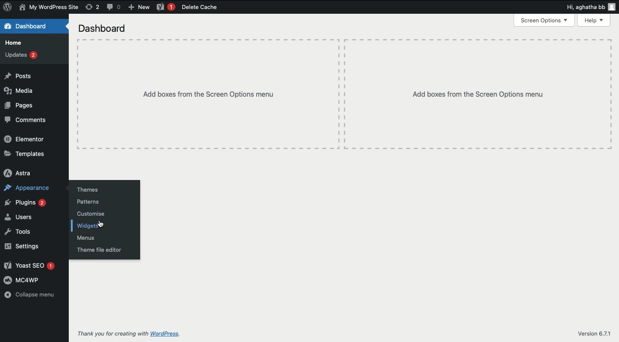  What do you see at coordinates (30, 26) in the screenshot?
I see `Dashboard` at bounding box center [30, 26].